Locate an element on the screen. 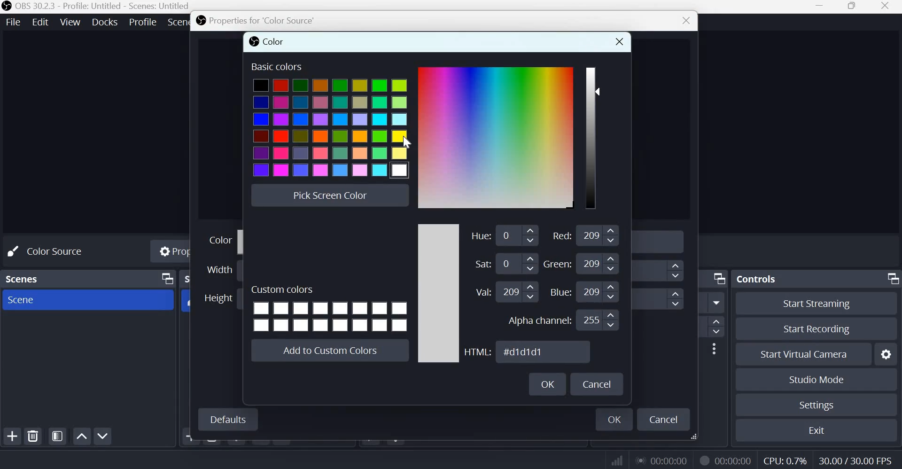  No source selected is located at coordinates (55, 250).